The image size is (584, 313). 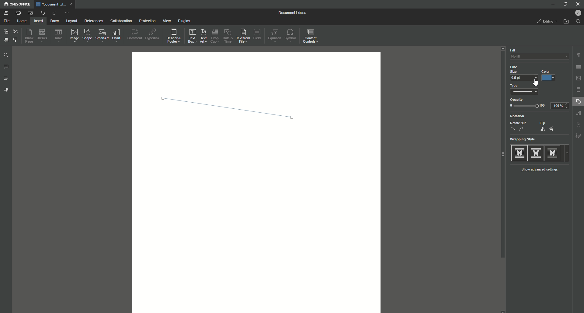 What do you see at coordinates (185, 21) in the screenshot?
I see `Plugins` at bounding box center [185, 21].